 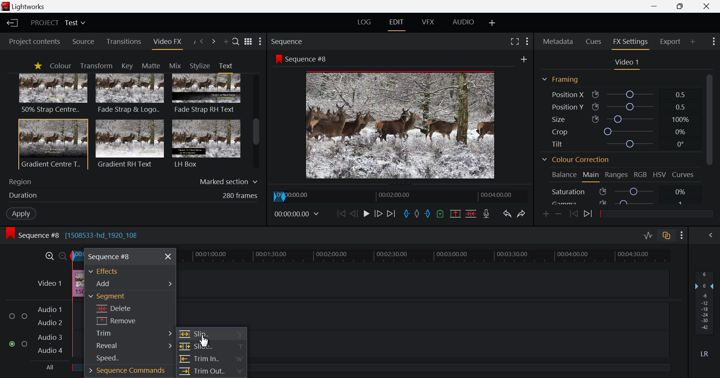 I want to click on Go Forward, so click(x=378, y=213).